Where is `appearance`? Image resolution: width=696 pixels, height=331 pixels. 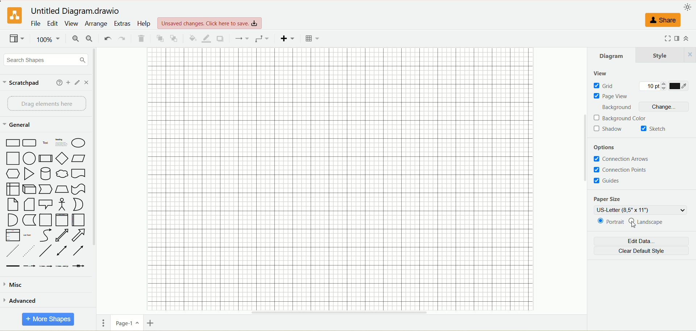 appearance is located at coordinates (688, 7).